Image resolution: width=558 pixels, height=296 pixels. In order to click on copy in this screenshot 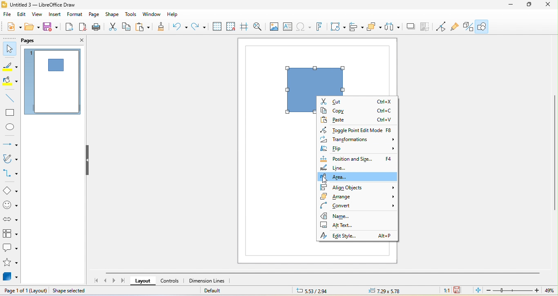, I will do `click(360, 111)`.